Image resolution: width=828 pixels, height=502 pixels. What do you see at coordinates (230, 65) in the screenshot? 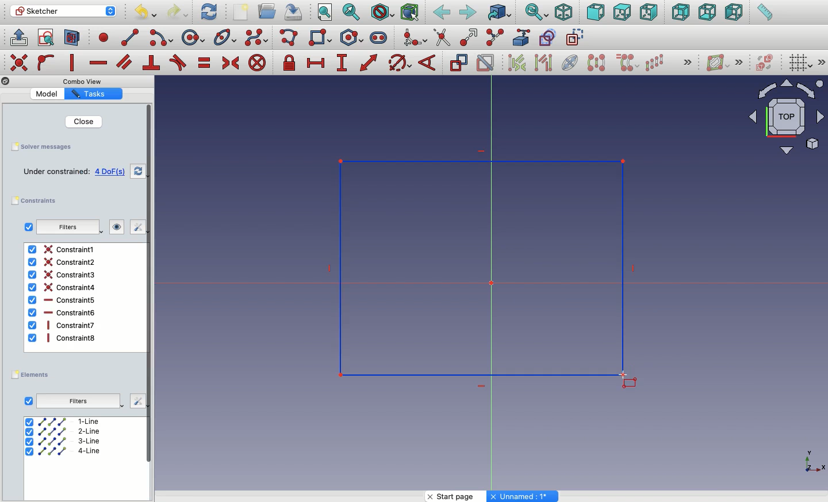
I see `constrain symmetrical ` at bounding box center [230, 65].